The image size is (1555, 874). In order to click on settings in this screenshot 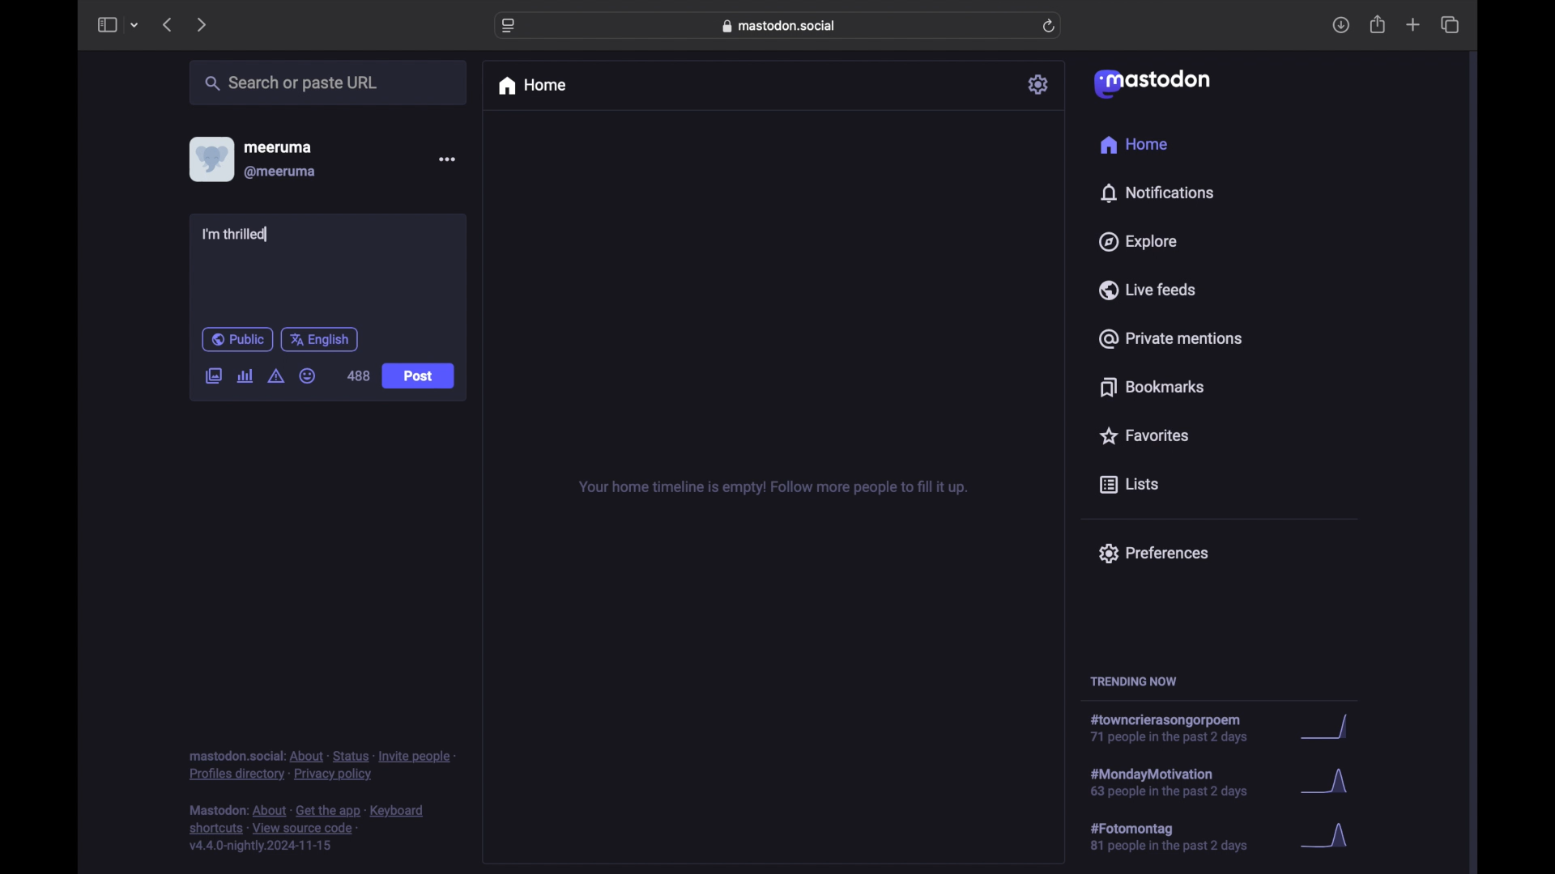, I will do `click(1039, 84)`.